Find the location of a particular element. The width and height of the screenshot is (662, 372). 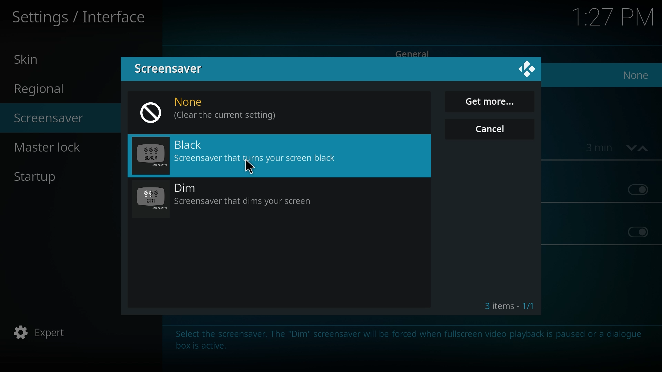

decrease time is located at coordinates (630, 149).